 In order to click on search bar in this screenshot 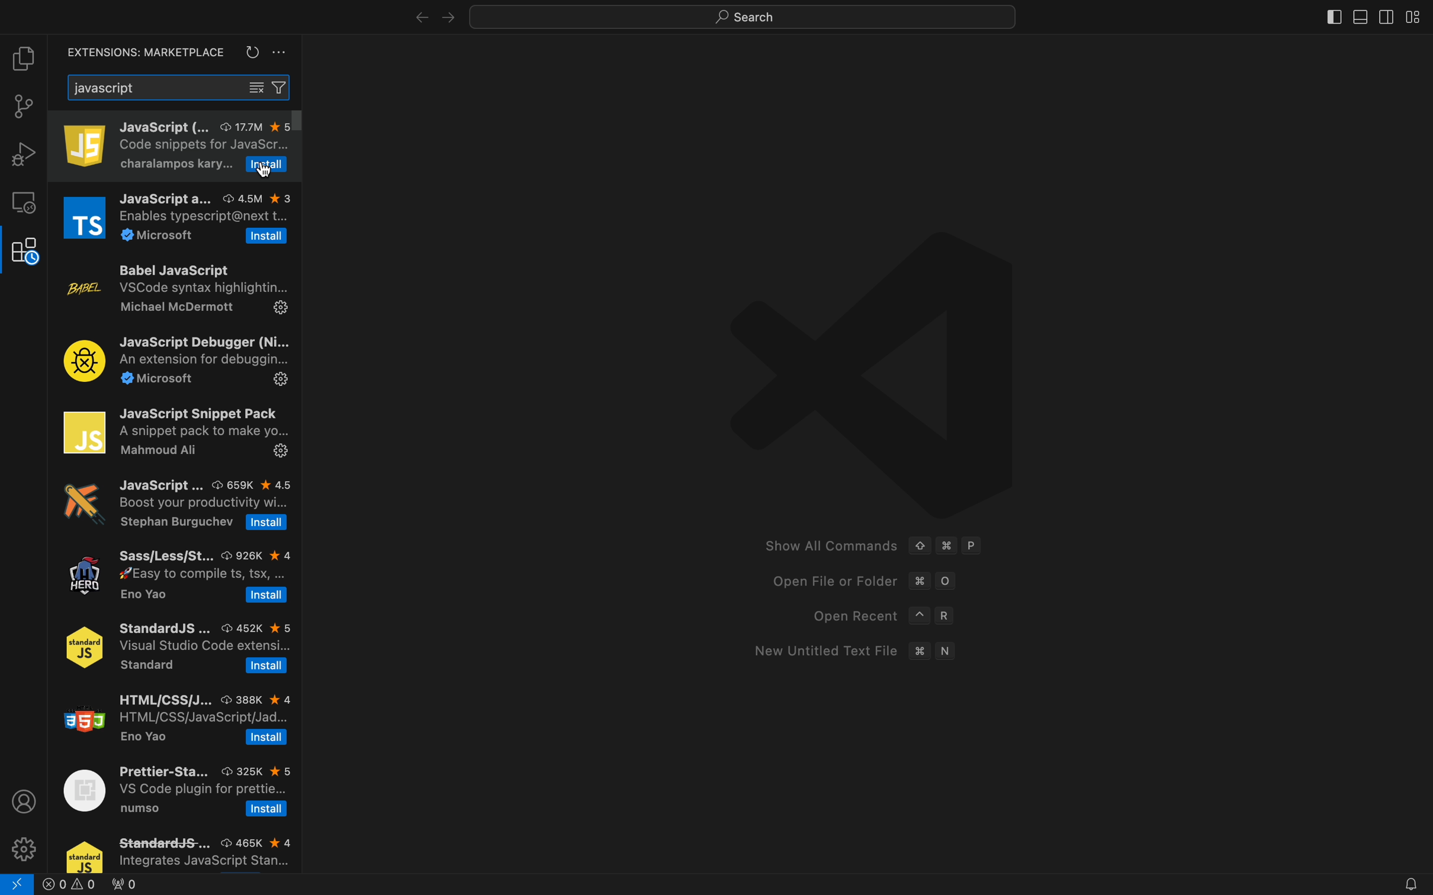, I will do `click(181, 86)`.